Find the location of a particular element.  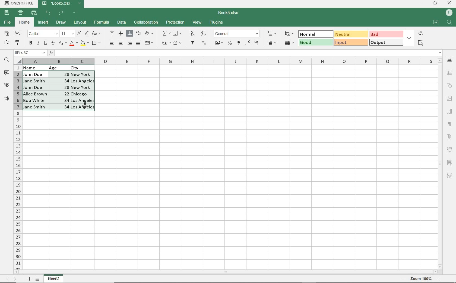

PARAGRAPH SETTINGS is located at coordinates (450, 124).